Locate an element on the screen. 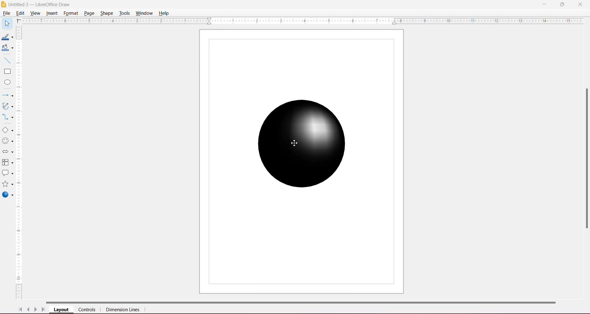 This screenshot has height=314, width=590. Minimize is located at coordinates (545, 4).